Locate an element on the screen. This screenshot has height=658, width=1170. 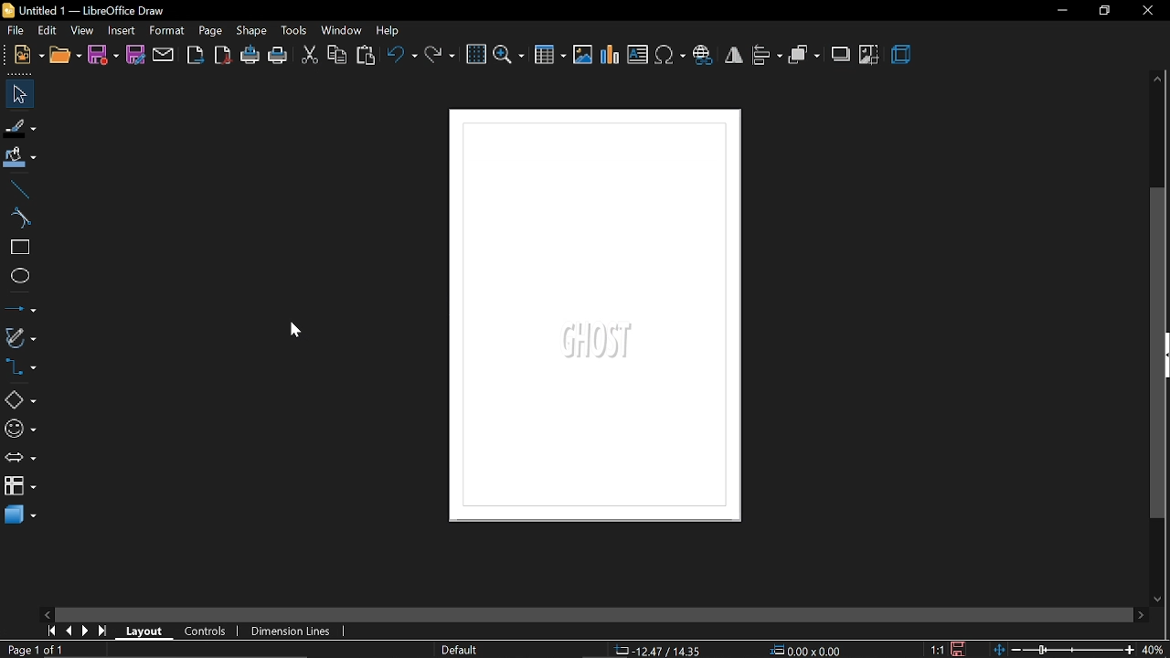
Page 1 of 1 is located at coordinates (35, 650).